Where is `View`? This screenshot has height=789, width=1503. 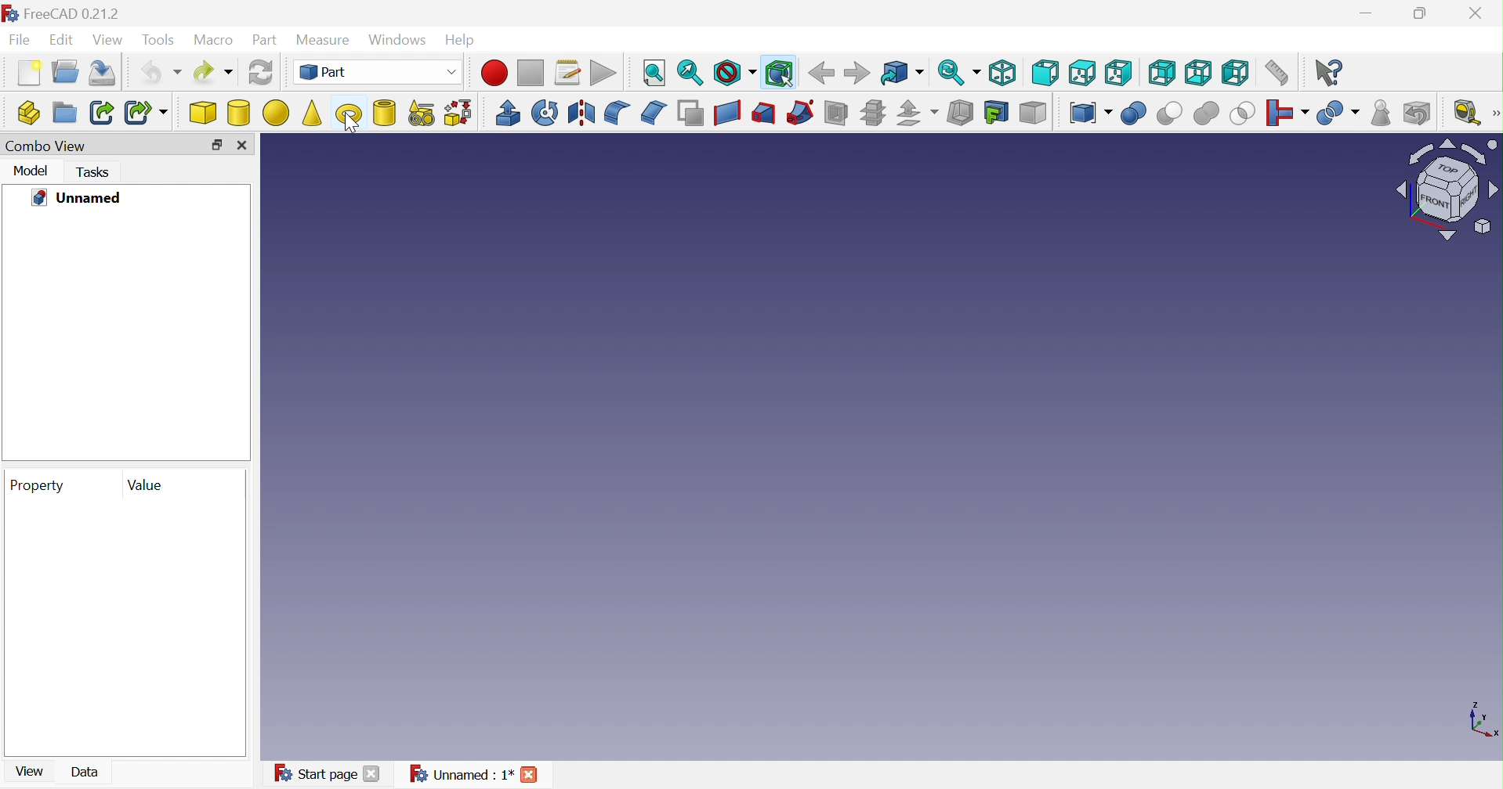
View is located at coordinates (31, 771).